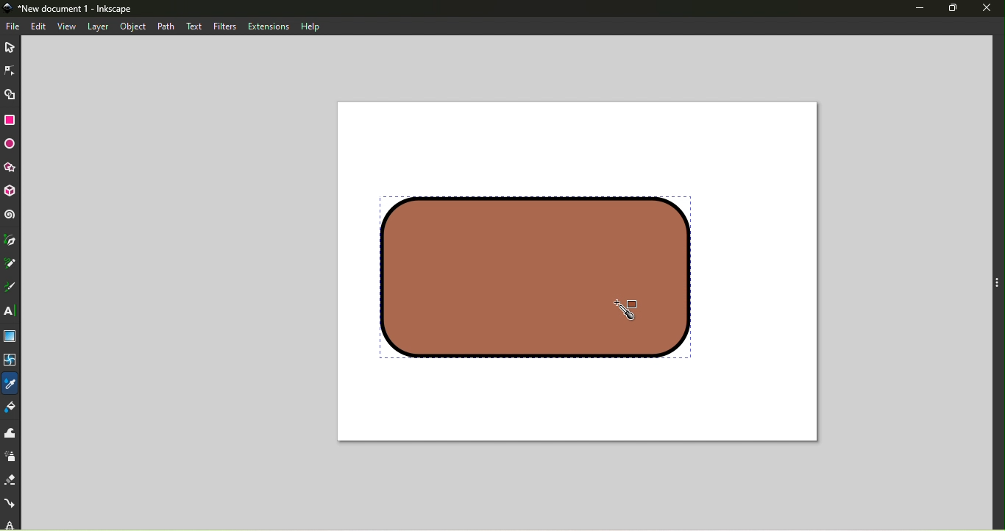 This screenshot has height=531, width=1005. Describe the element at coordinates (66, 26) in the screenshot. I see `View` at that location.